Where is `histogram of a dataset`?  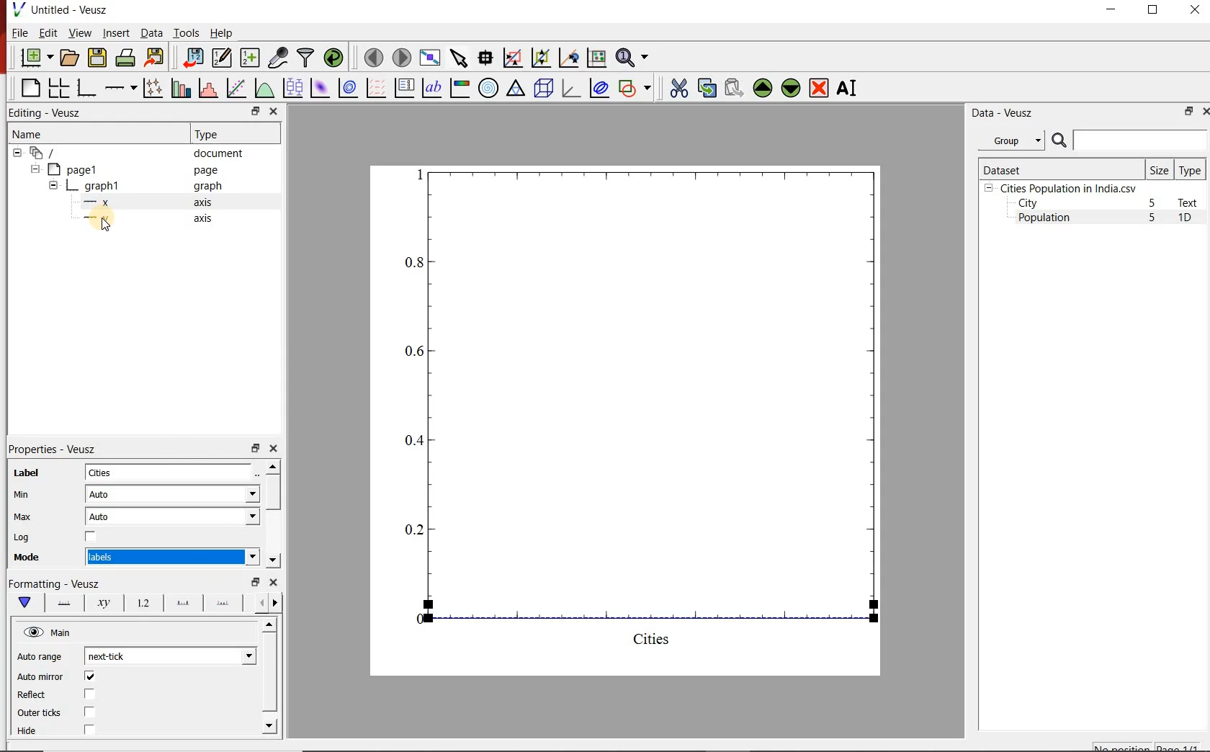
histogram of a dataset is located at coordinates (206, 88).